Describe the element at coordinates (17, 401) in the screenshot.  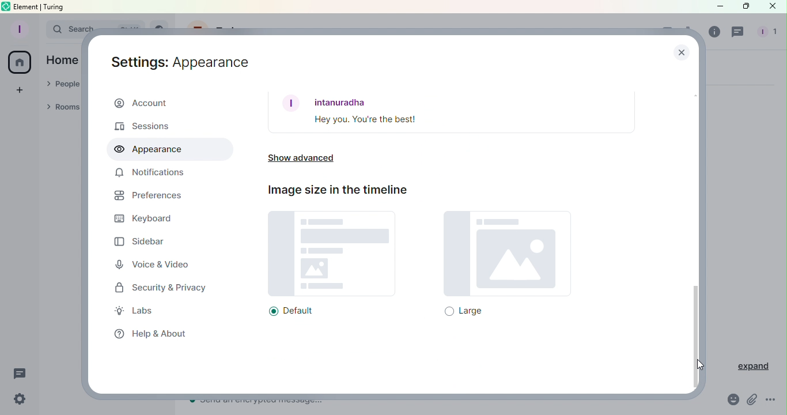
I see `Quick settings` at that location.